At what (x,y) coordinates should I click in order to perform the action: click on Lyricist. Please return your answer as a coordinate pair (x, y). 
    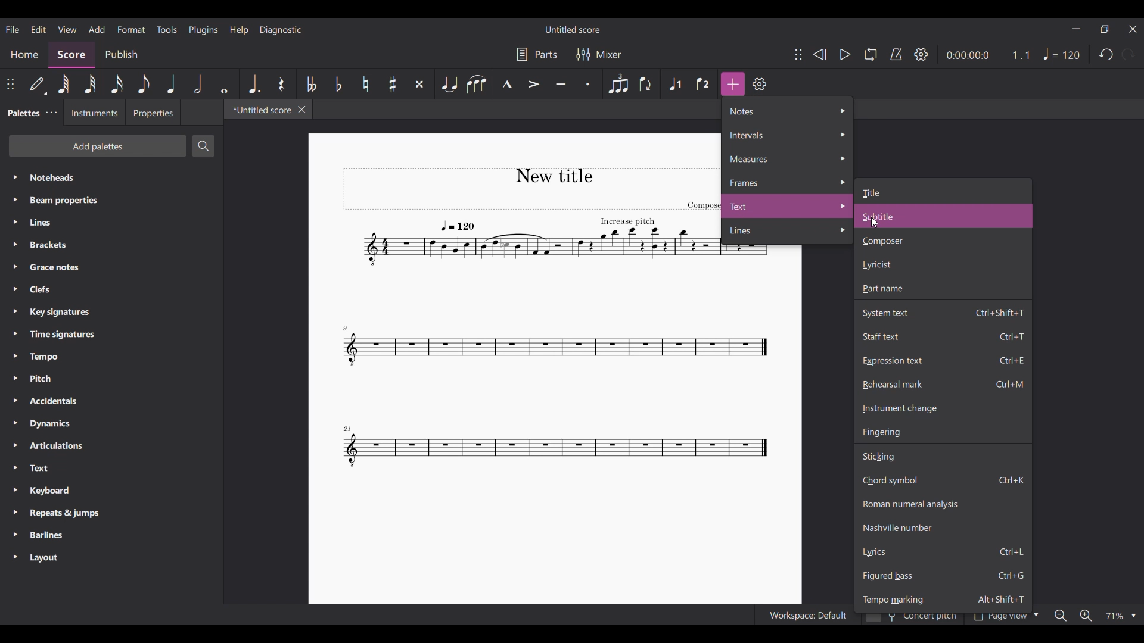
    Looking at the image, I should click on (943, 265).